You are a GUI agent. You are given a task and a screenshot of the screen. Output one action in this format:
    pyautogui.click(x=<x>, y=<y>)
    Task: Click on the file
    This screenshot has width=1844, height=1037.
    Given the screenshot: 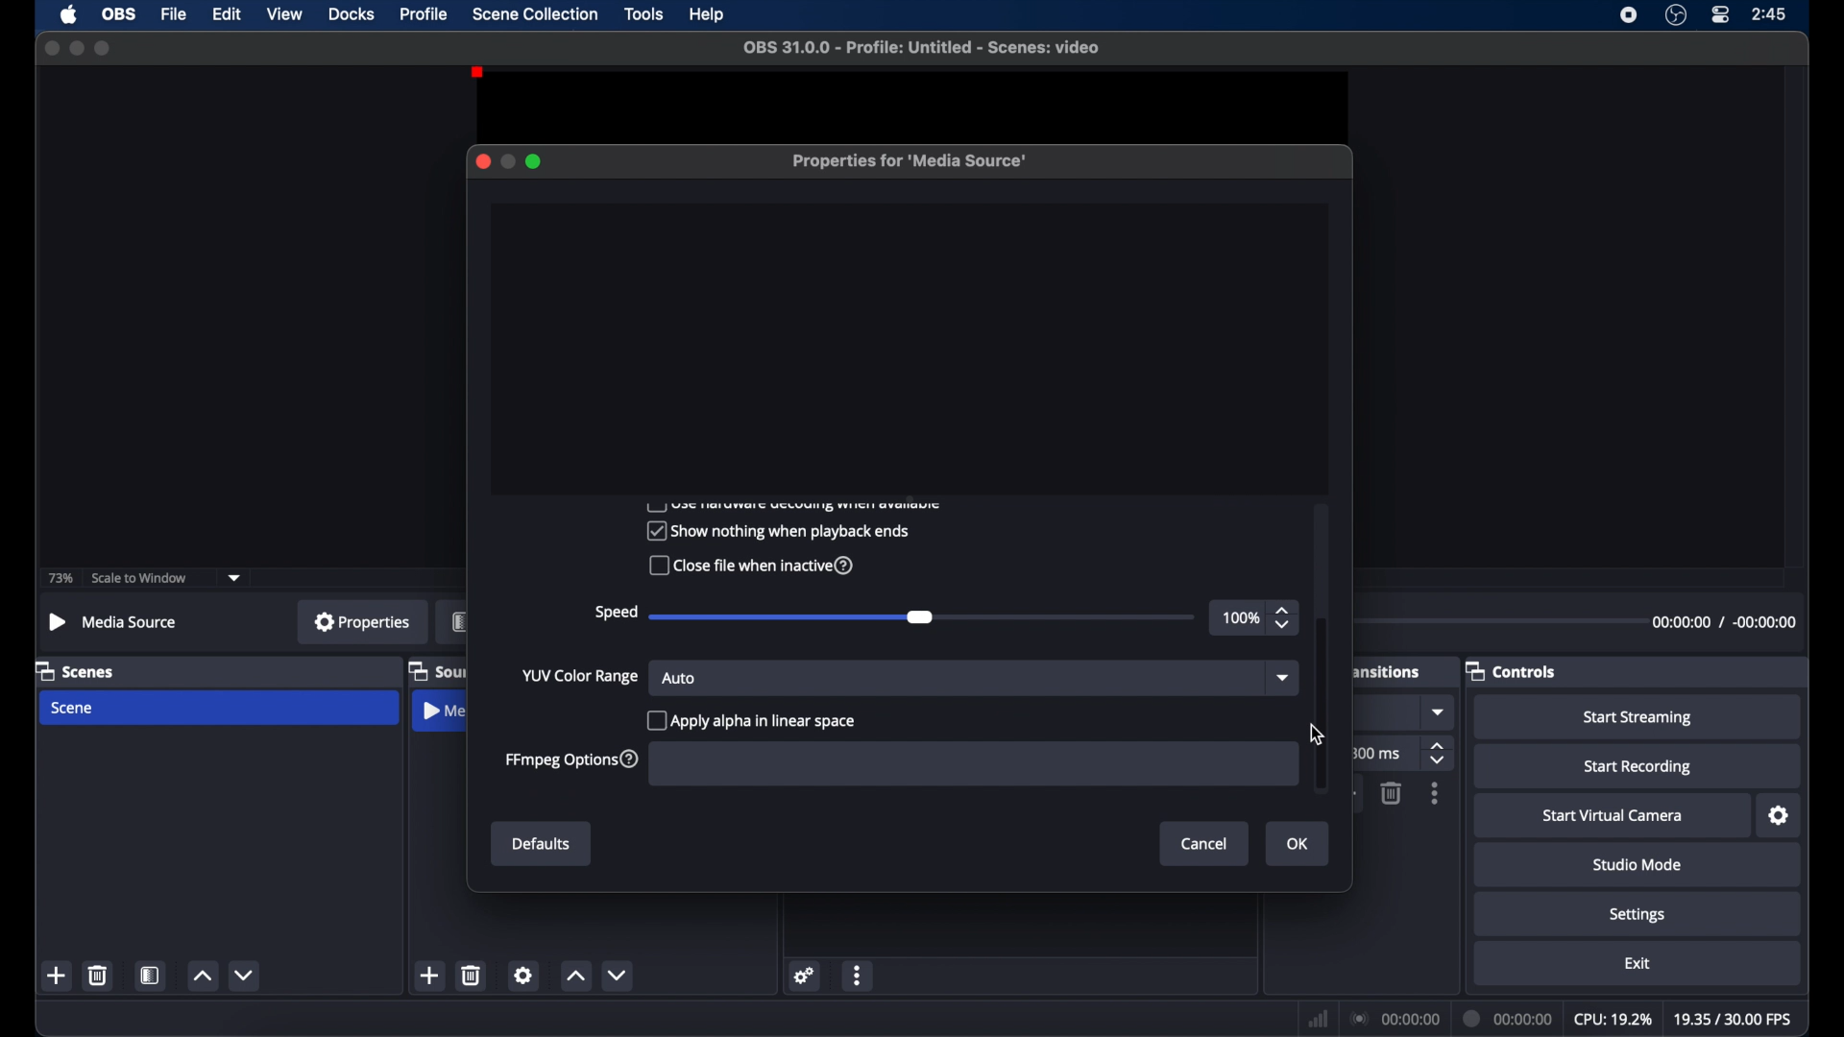 What is the action you would take?
    pyautogui.click(x=175, y=14)
    